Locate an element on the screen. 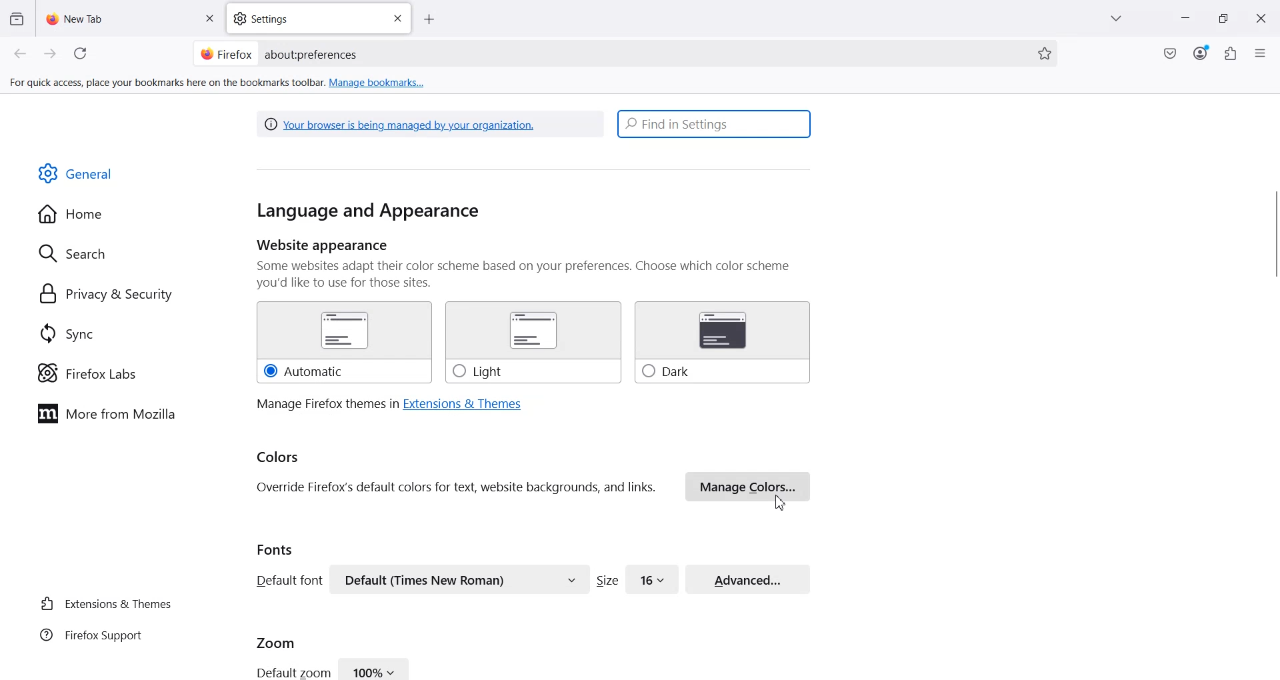 This screenshot has height=680, width=1280. Hamburger menu is located at coordinates (1262, 54).